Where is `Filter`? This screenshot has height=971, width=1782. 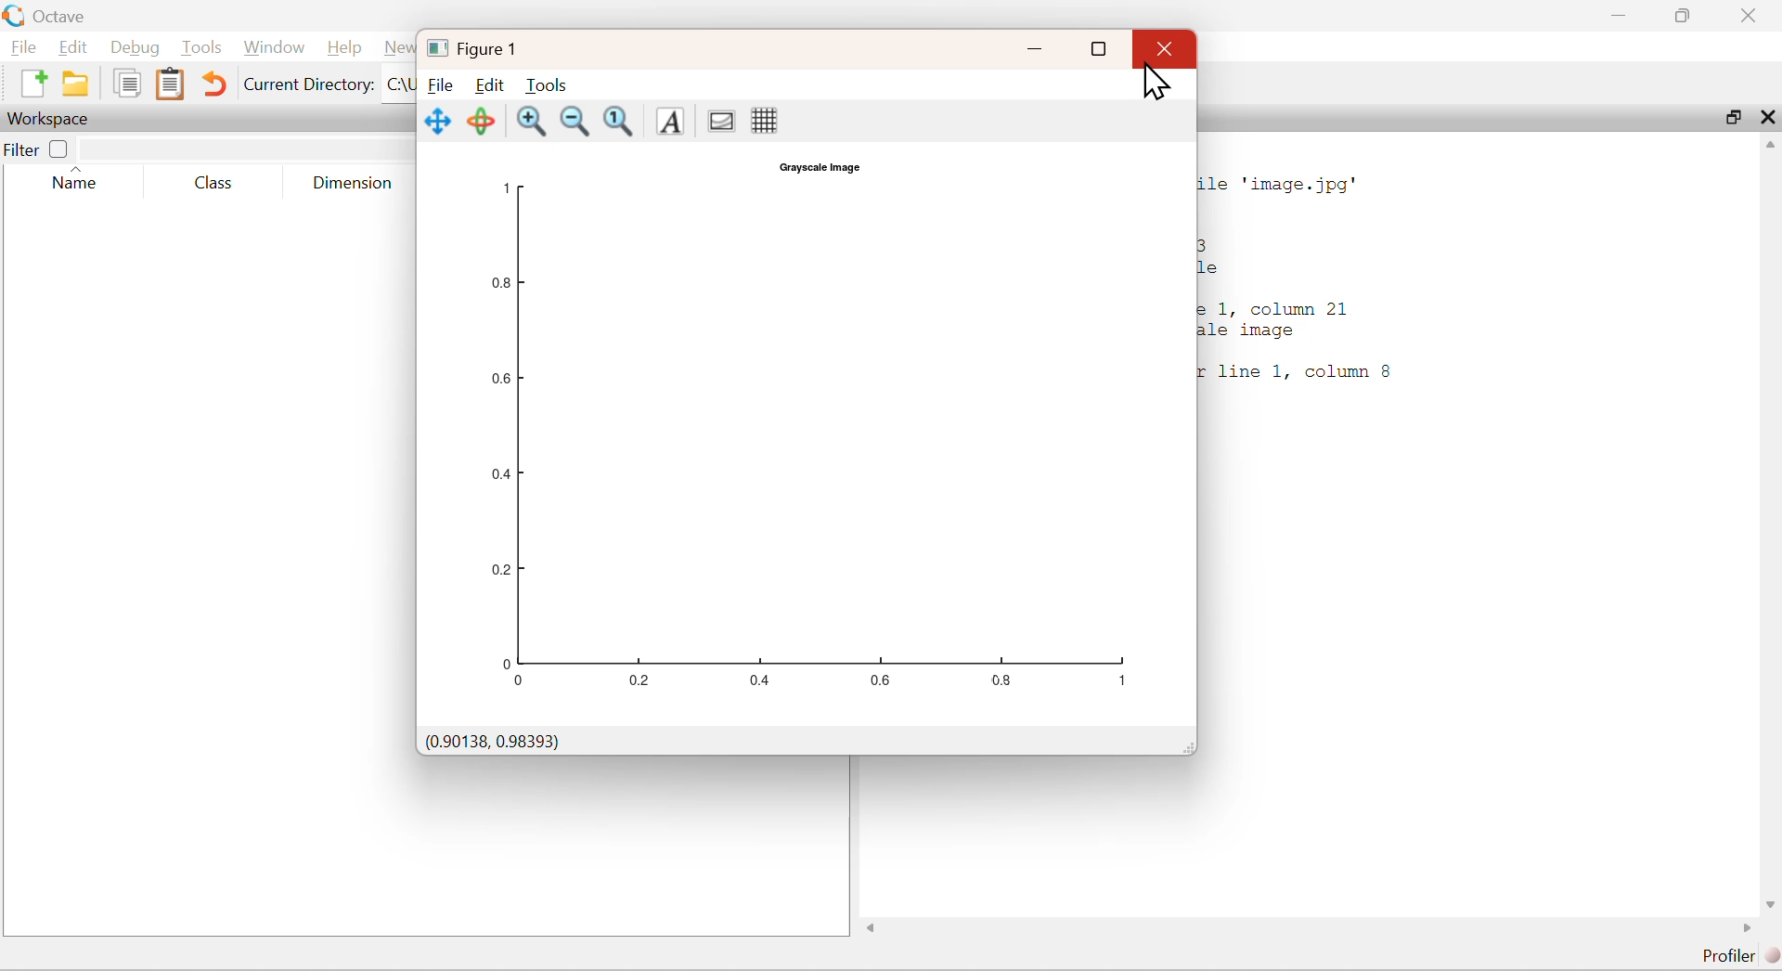 Filter is located at coordinates (21, 149).